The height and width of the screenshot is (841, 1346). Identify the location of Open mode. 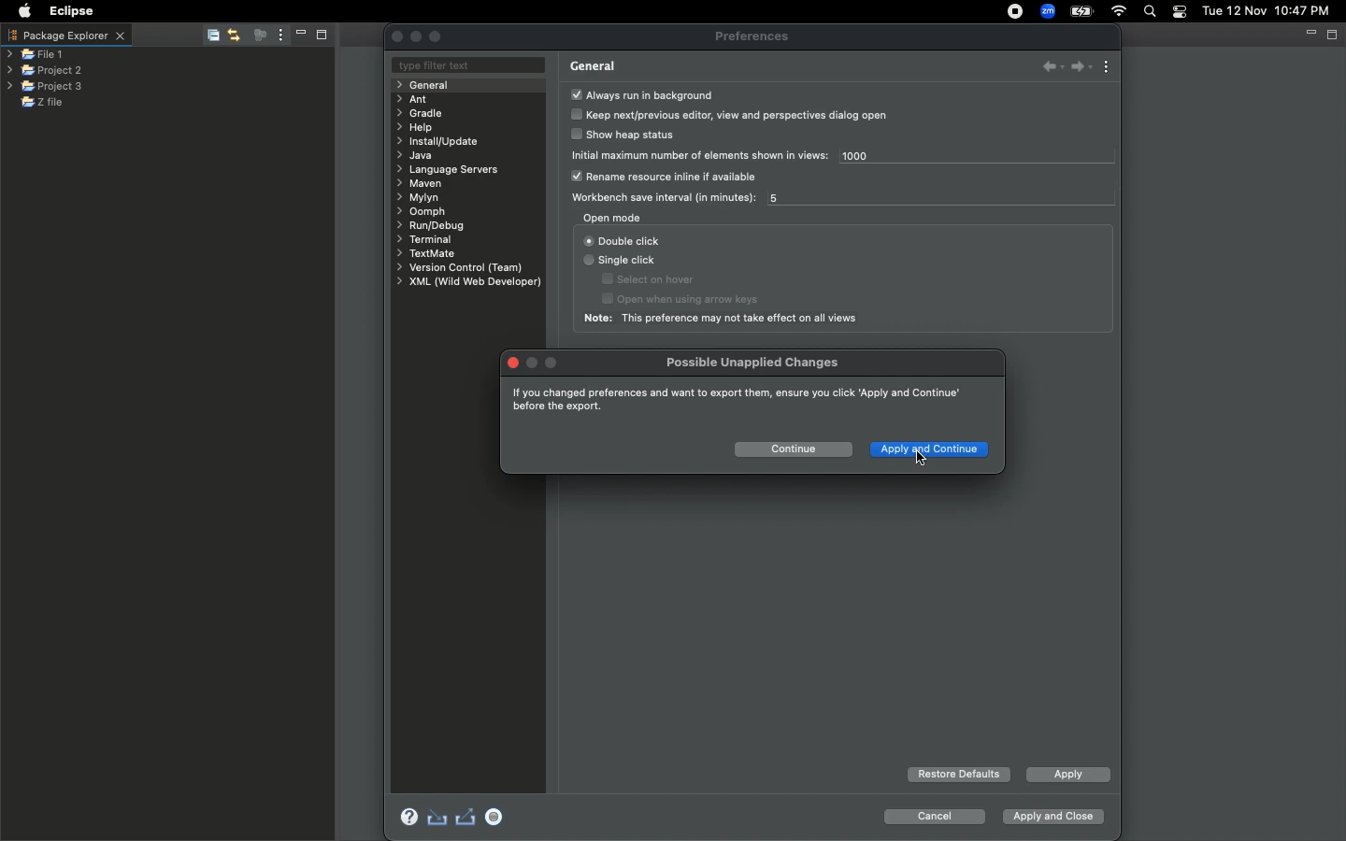
(612, 218).